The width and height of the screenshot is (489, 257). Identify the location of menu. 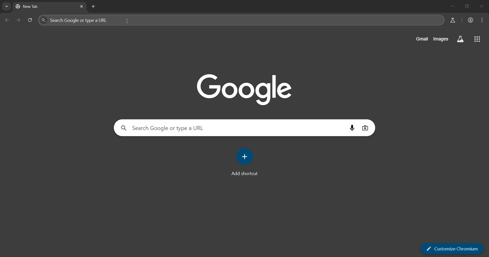
(482, 20).